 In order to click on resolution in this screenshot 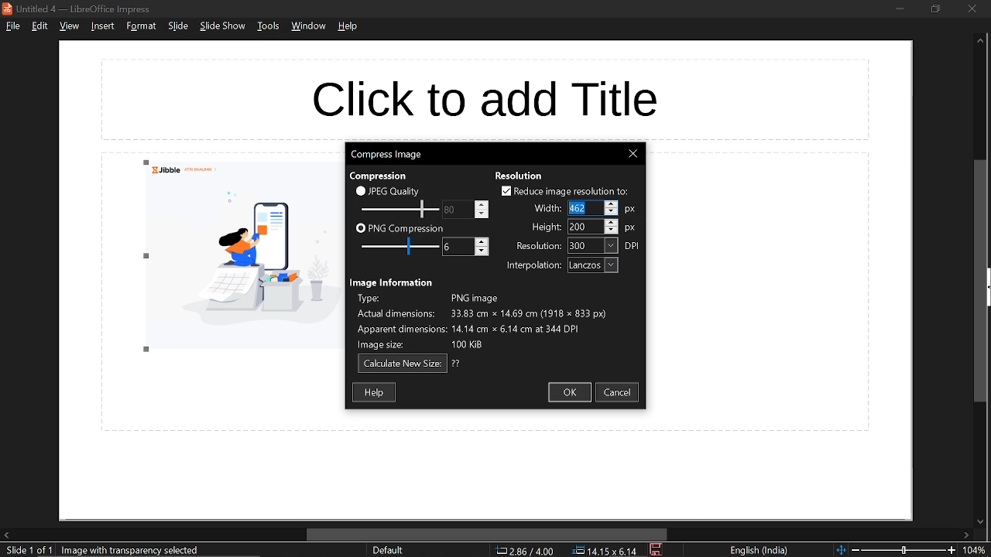, I will do `click(520, 176)`.